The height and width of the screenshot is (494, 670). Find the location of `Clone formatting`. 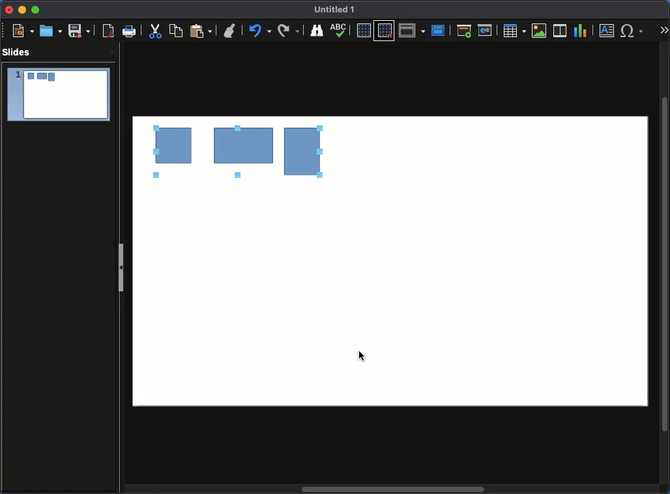

Clone formatting is located at coordinates (231, 31).